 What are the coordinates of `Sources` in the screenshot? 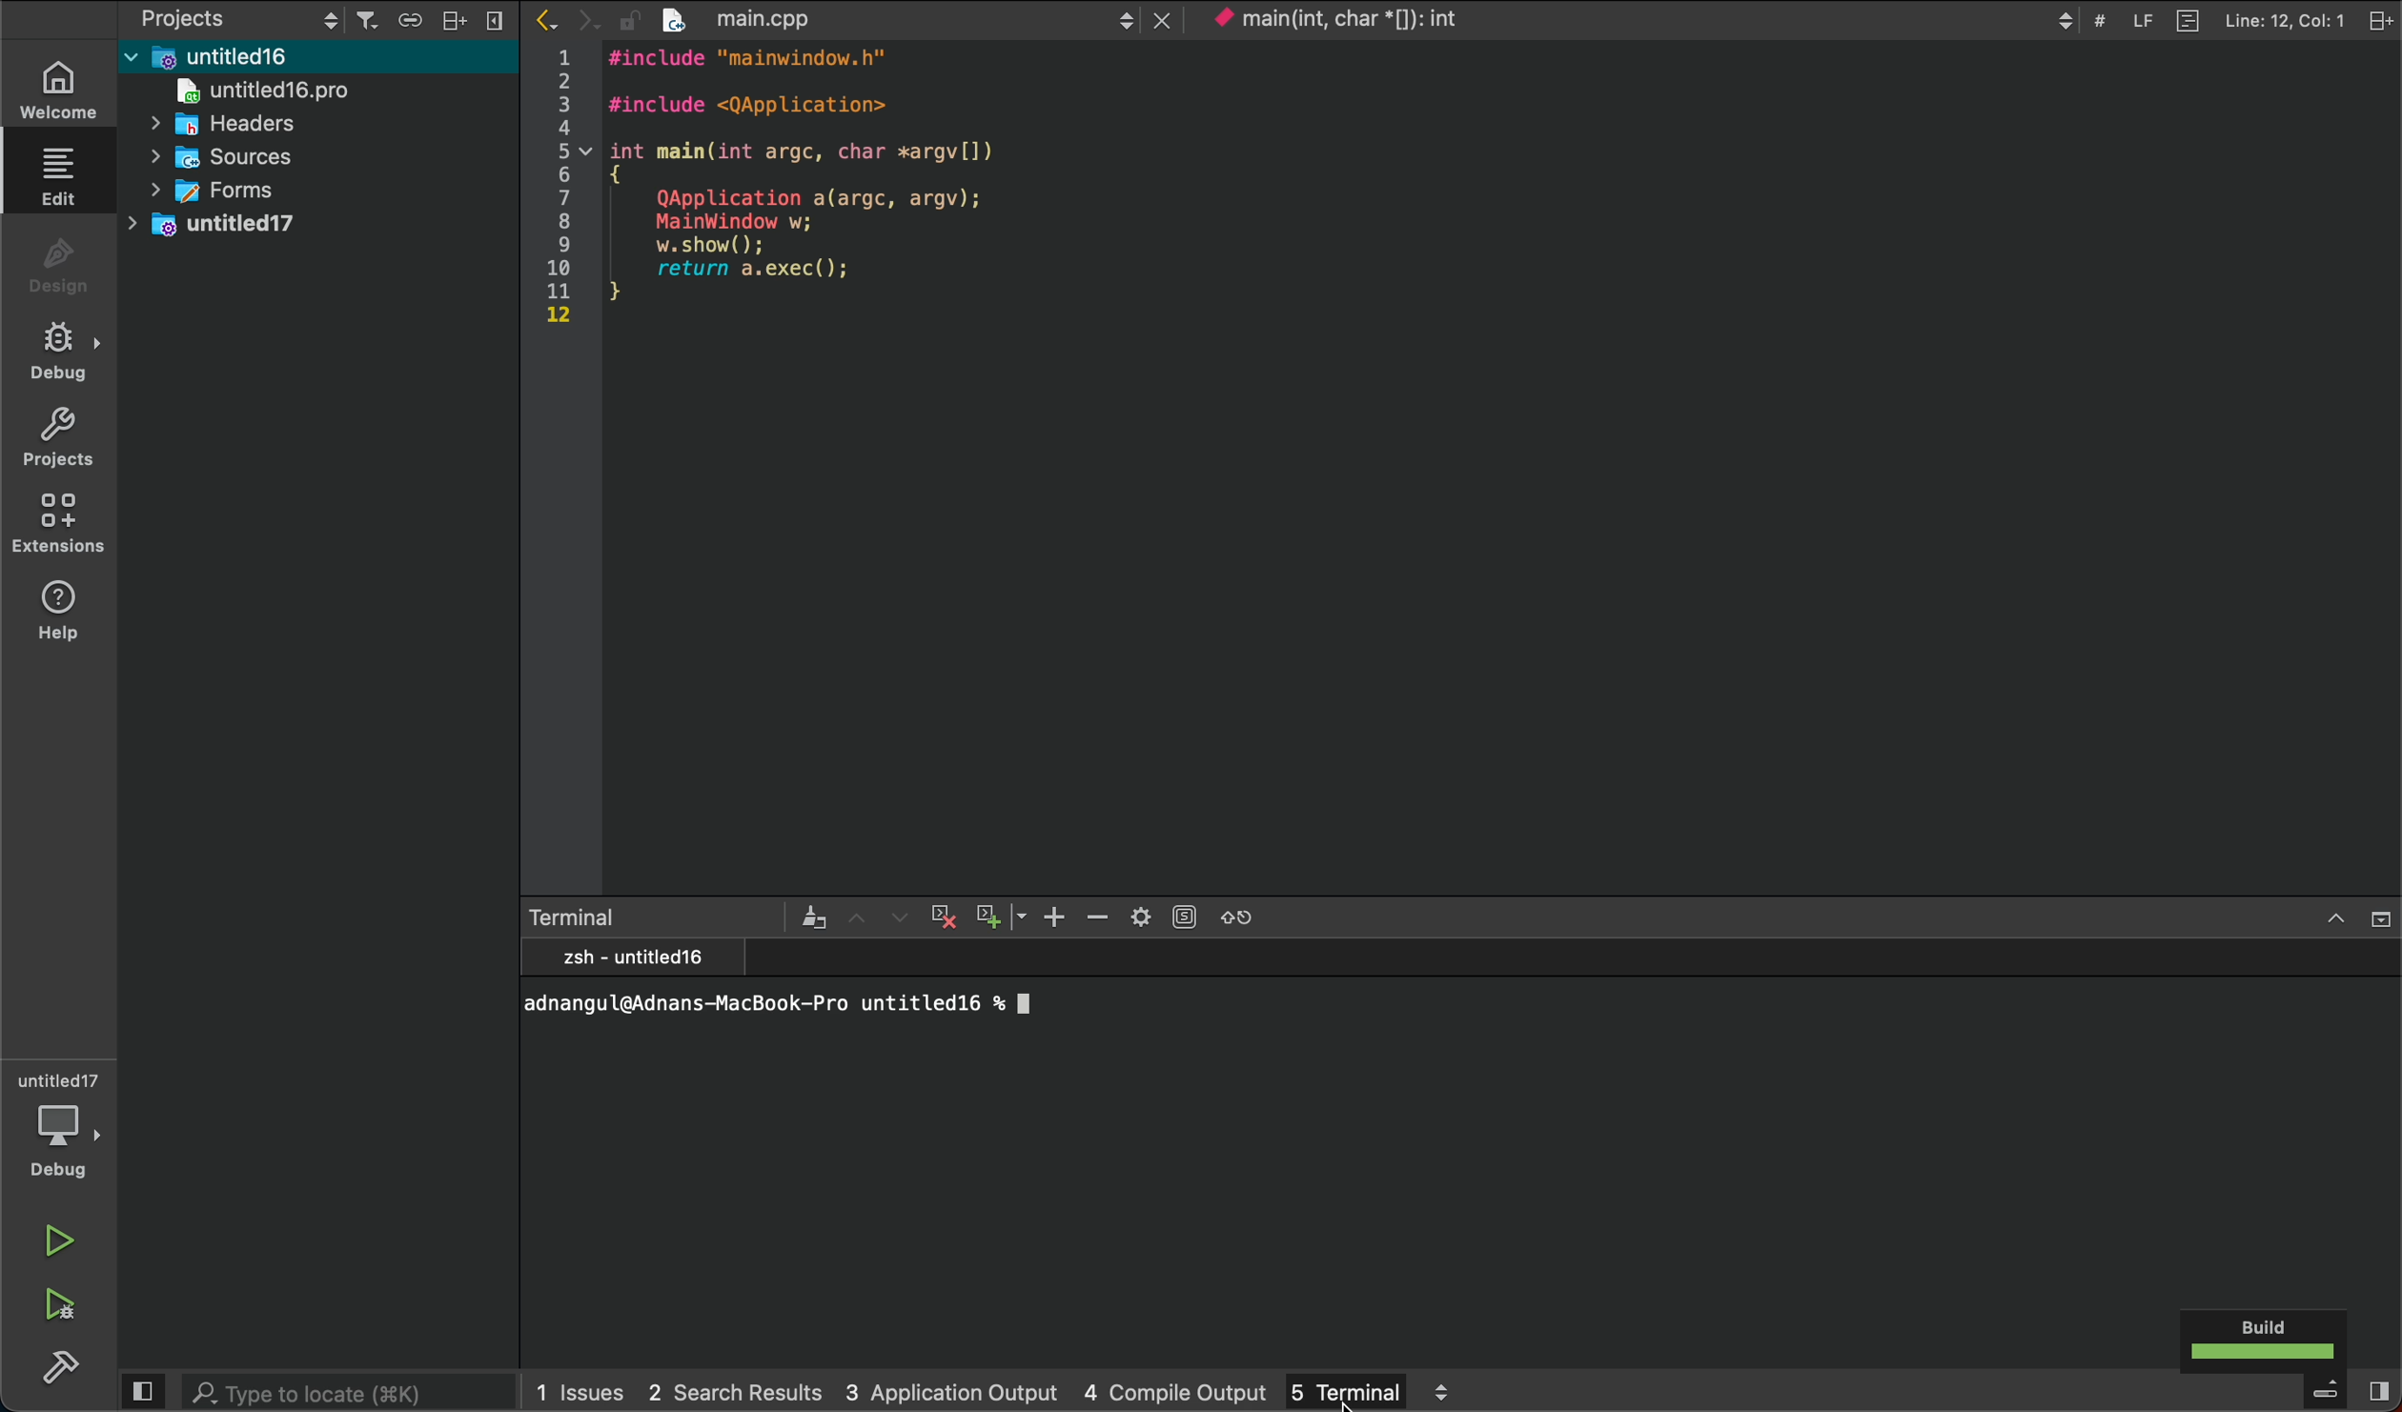 It's located at (250, 154).